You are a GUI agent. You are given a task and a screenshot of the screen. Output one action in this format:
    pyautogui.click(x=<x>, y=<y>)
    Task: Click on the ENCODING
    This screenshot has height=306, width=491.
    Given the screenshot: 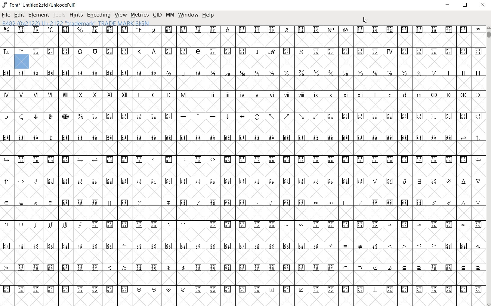 What is the action you would take?
    pyautogui.click(x=99, y=15)
    